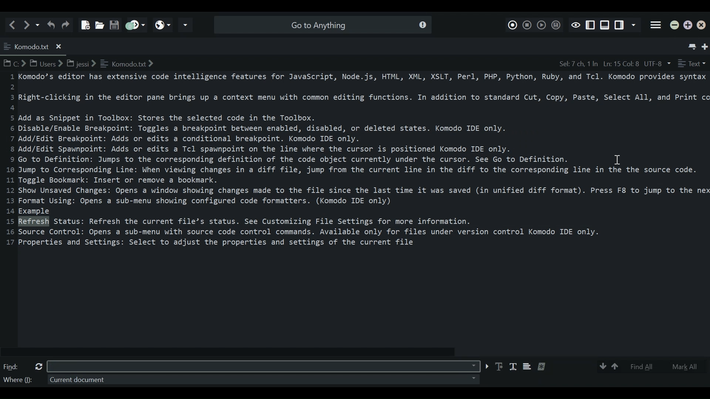  What do you see at coordinates (646, 366) in the screenshot?
I see `Find All` at bounding box center [646, 366].